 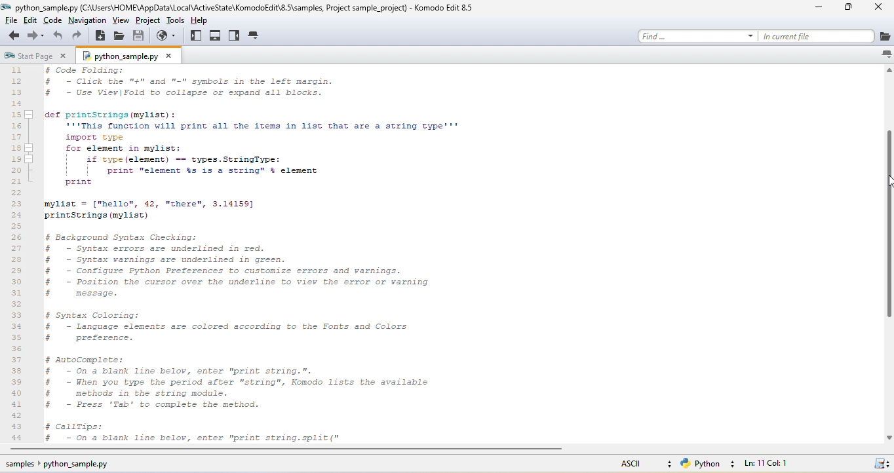 I want to click on scroll up, so click(x=888, y=70).